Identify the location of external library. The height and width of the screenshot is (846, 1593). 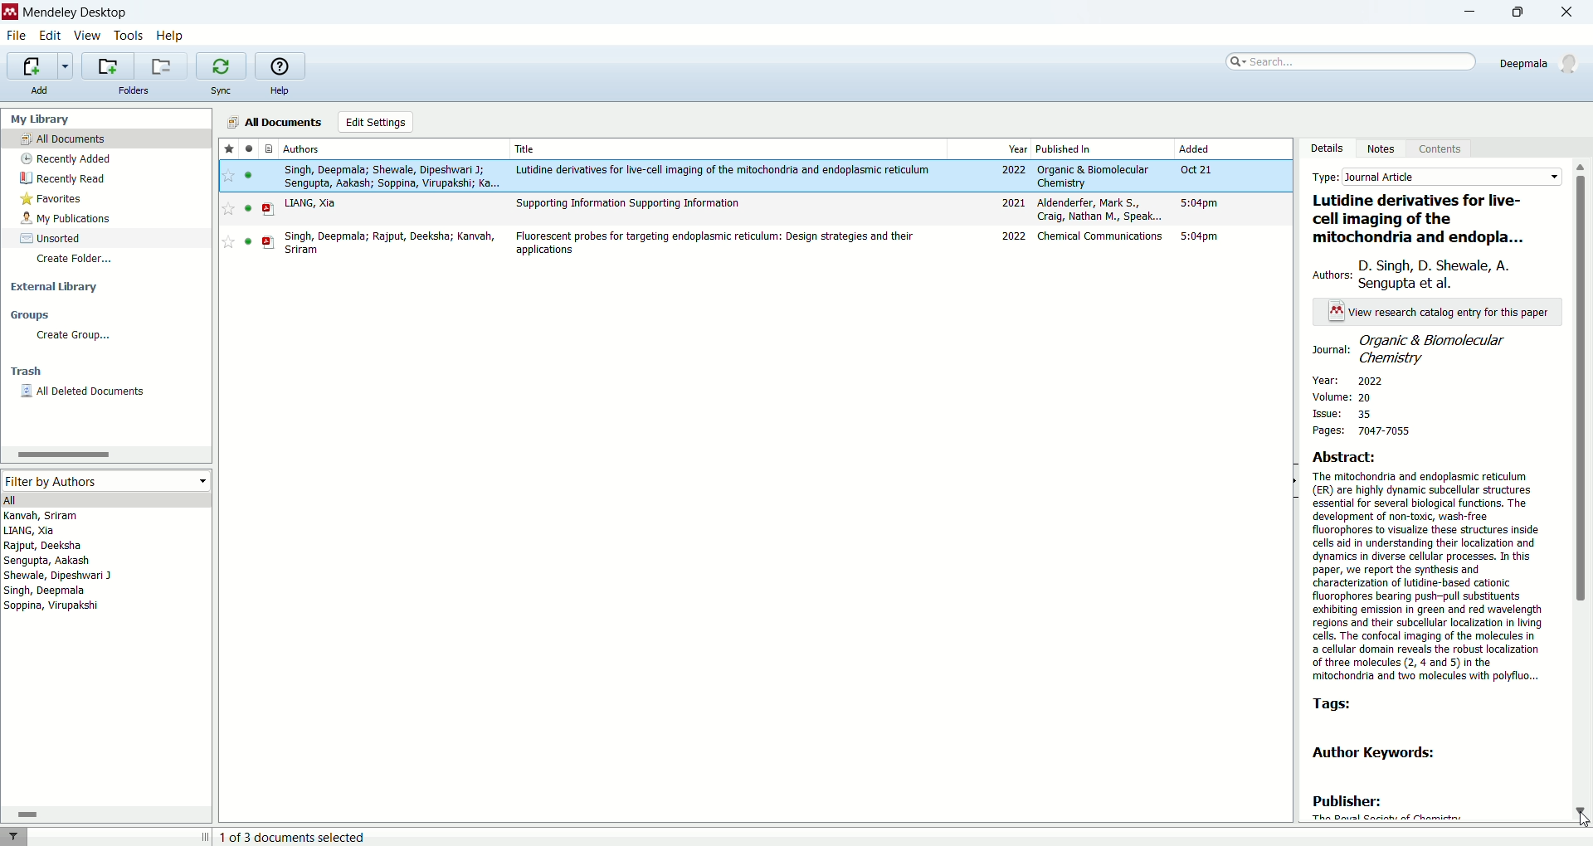
(55, 287).